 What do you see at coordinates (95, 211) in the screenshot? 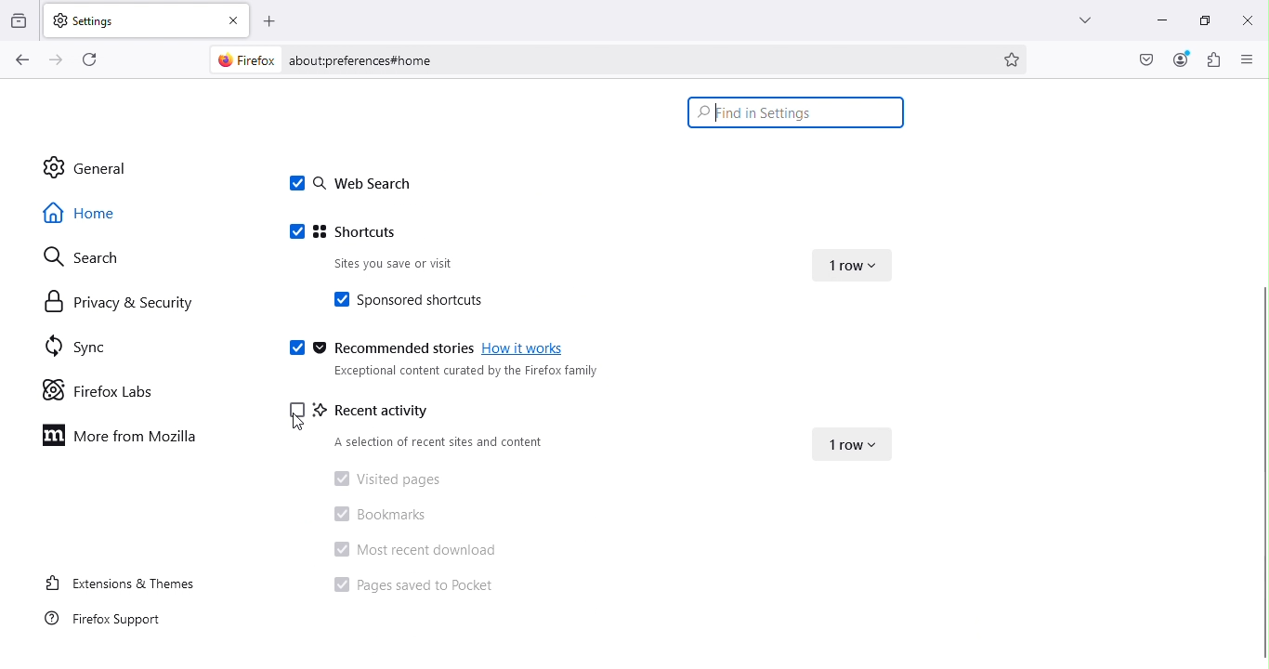
I see `Home` at bounding box center [95, 211].